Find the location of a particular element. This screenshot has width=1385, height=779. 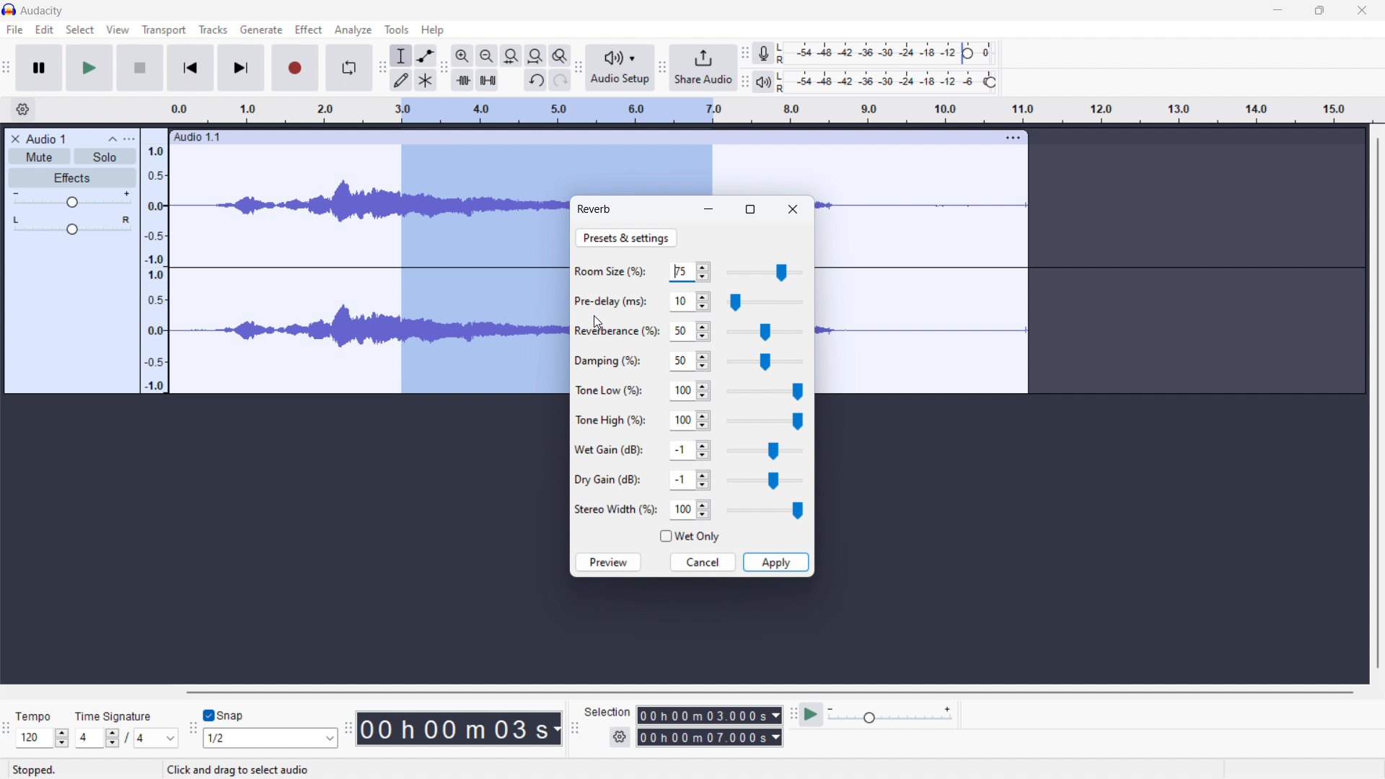

collapse is located at coordinates (112, 138).